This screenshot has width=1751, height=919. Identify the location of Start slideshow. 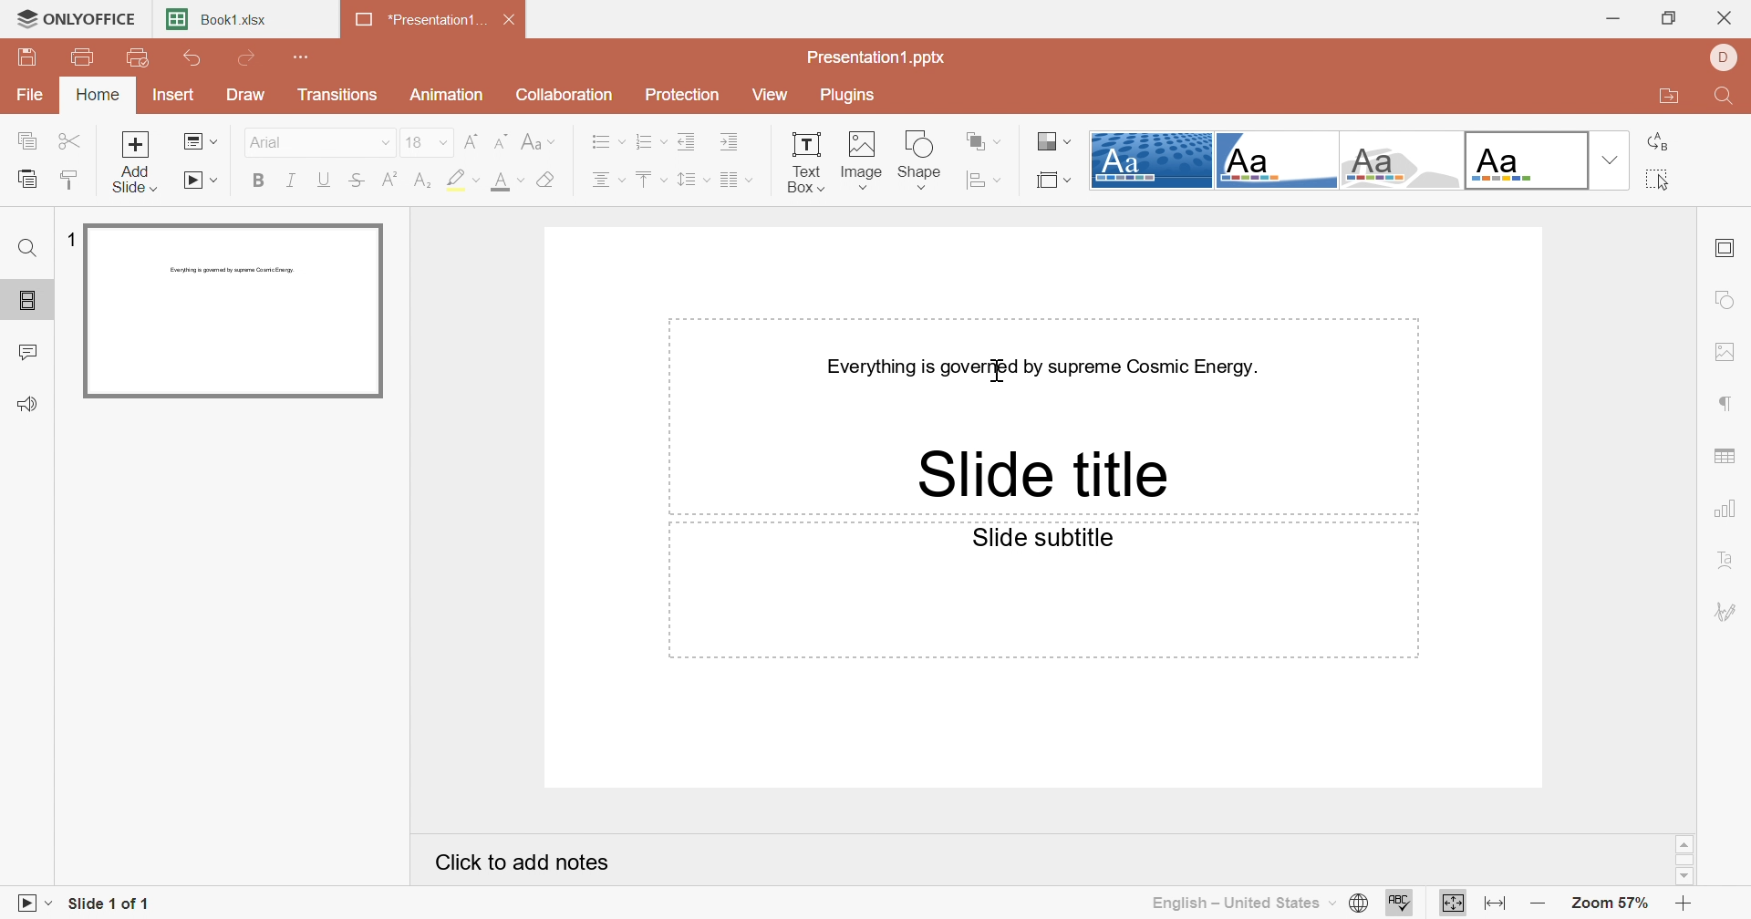
(200, 179).